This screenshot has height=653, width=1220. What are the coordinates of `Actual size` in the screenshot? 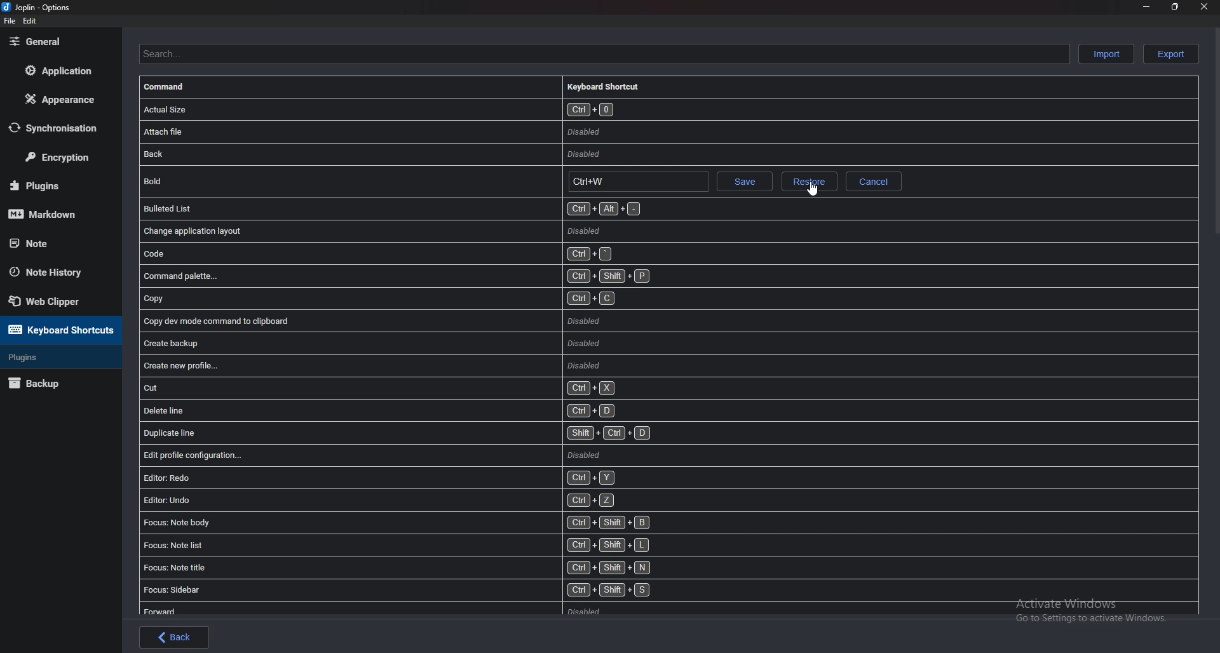 It's located at (528, 109).